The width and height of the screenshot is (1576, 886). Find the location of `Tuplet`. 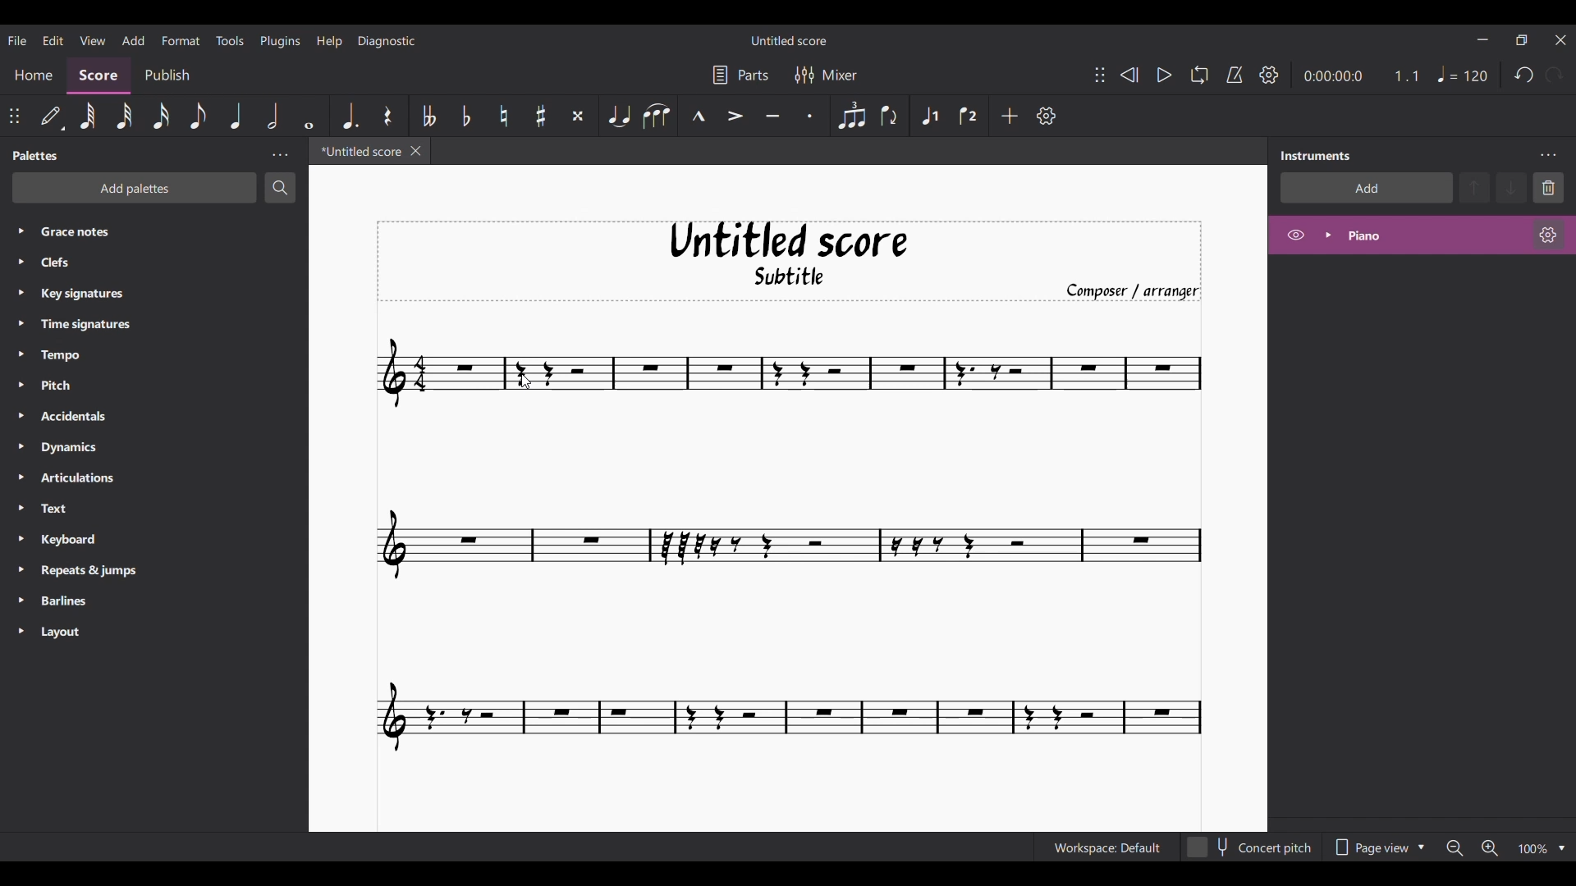

Tuplet is located at coordinates (852, 116).